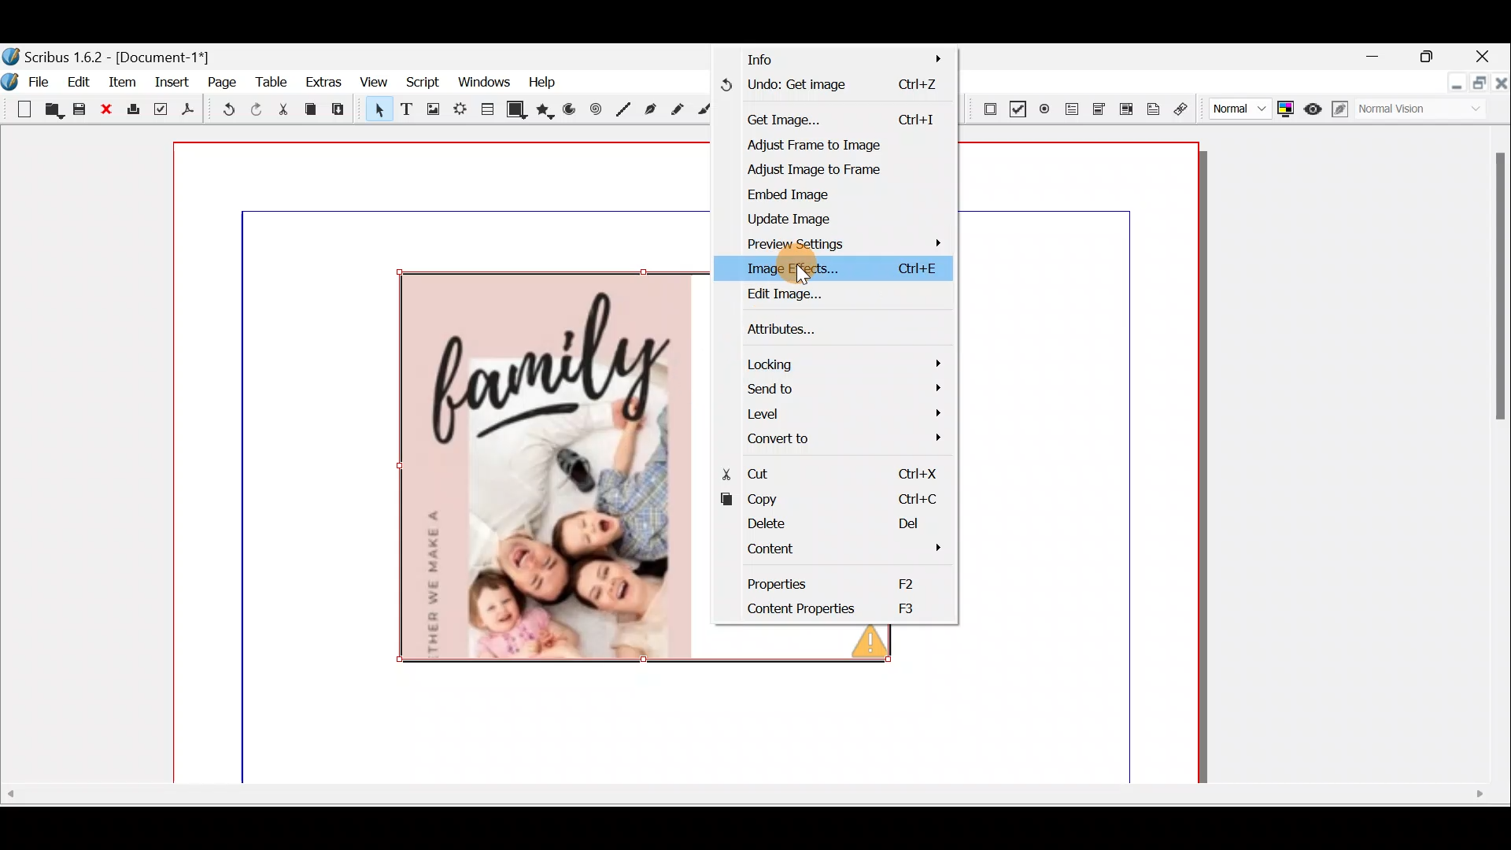  What do you see at coordinates (1455, 84) in the screenshot?
I see `Minimise` at bounding box center [1455, 84].